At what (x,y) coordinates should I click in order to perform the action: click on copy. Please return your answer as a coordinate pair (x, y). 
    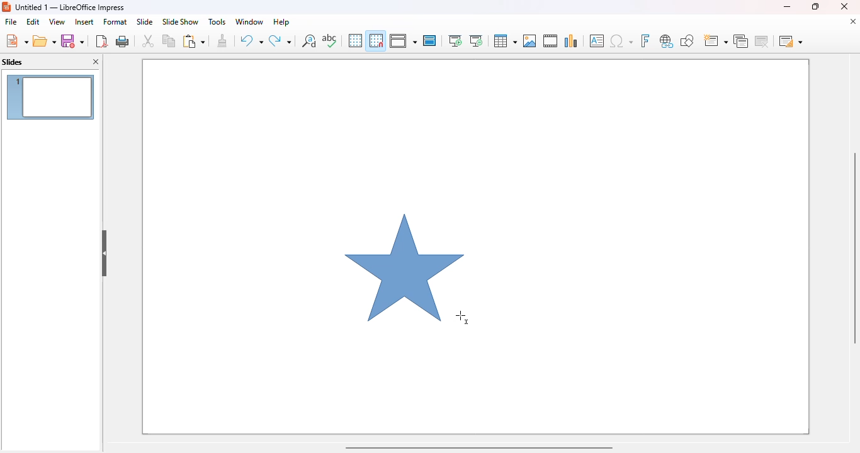
    Looking at the image, I should click on (169, 40).